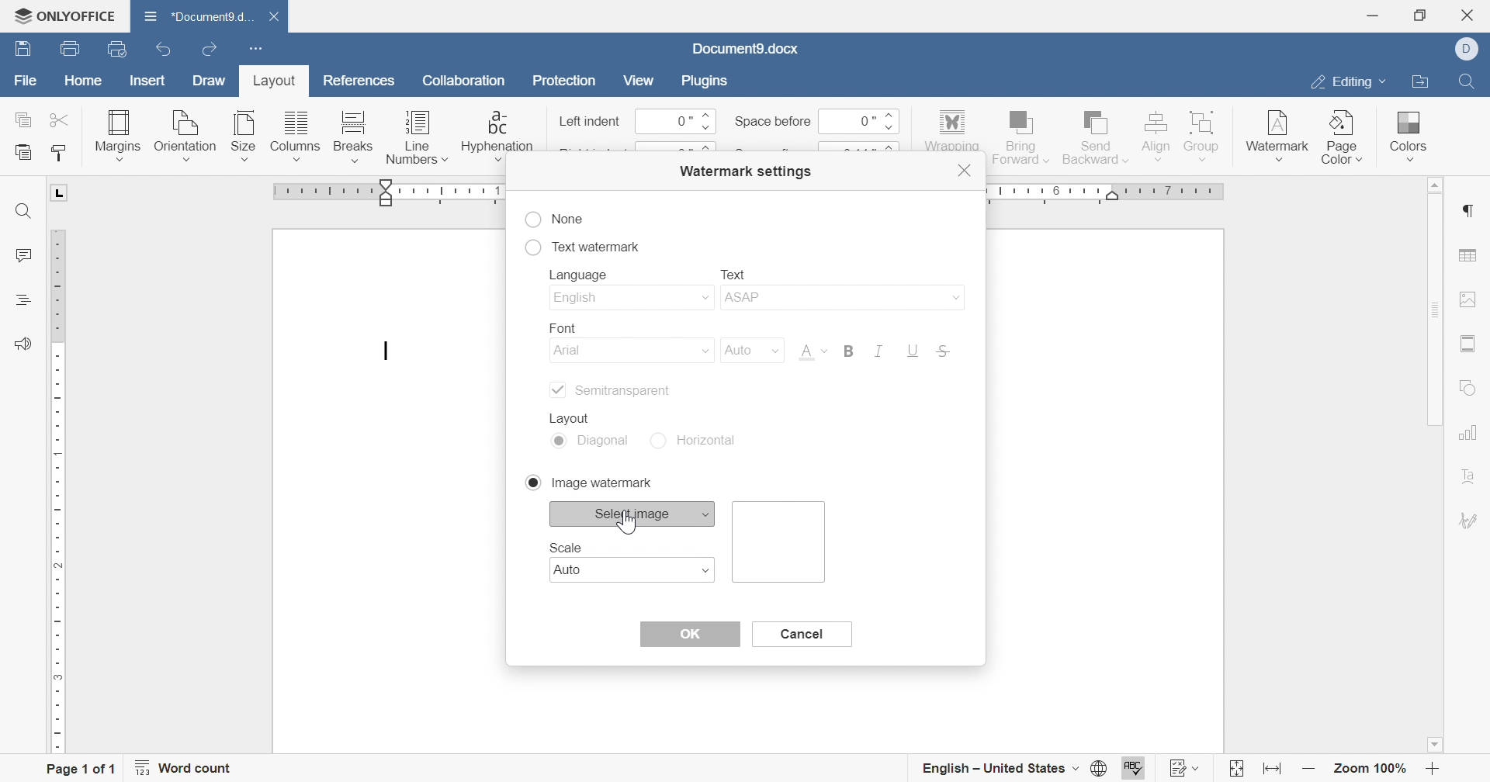  Describe the element at coordinates (1204, 134) in the screenshot. I see `group` at that location.